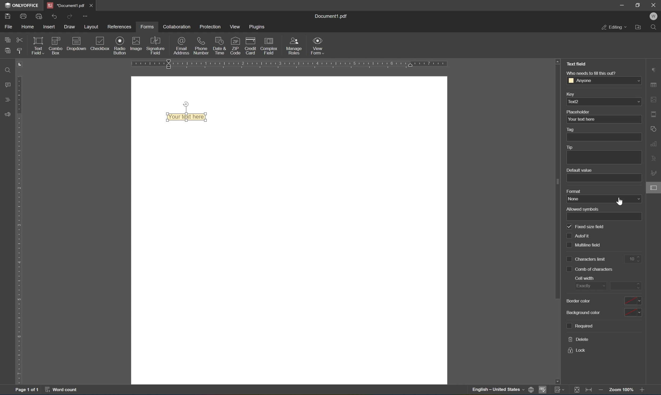 The image size is (661, 395). I want to click on save, so click(8, 17).